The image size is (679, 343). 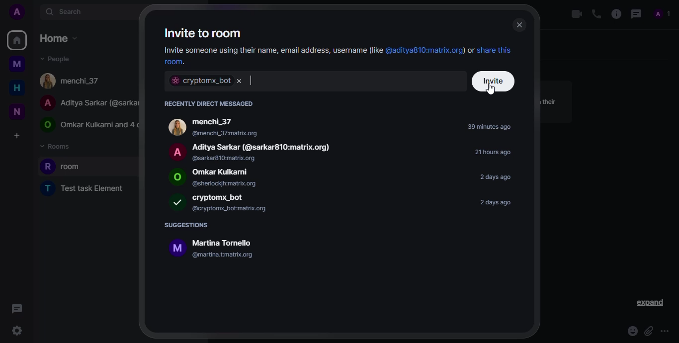 What do you see at coordinates (496, 203) in the screenshot?
I see `2 days ago` at bounding box center [496, 203].